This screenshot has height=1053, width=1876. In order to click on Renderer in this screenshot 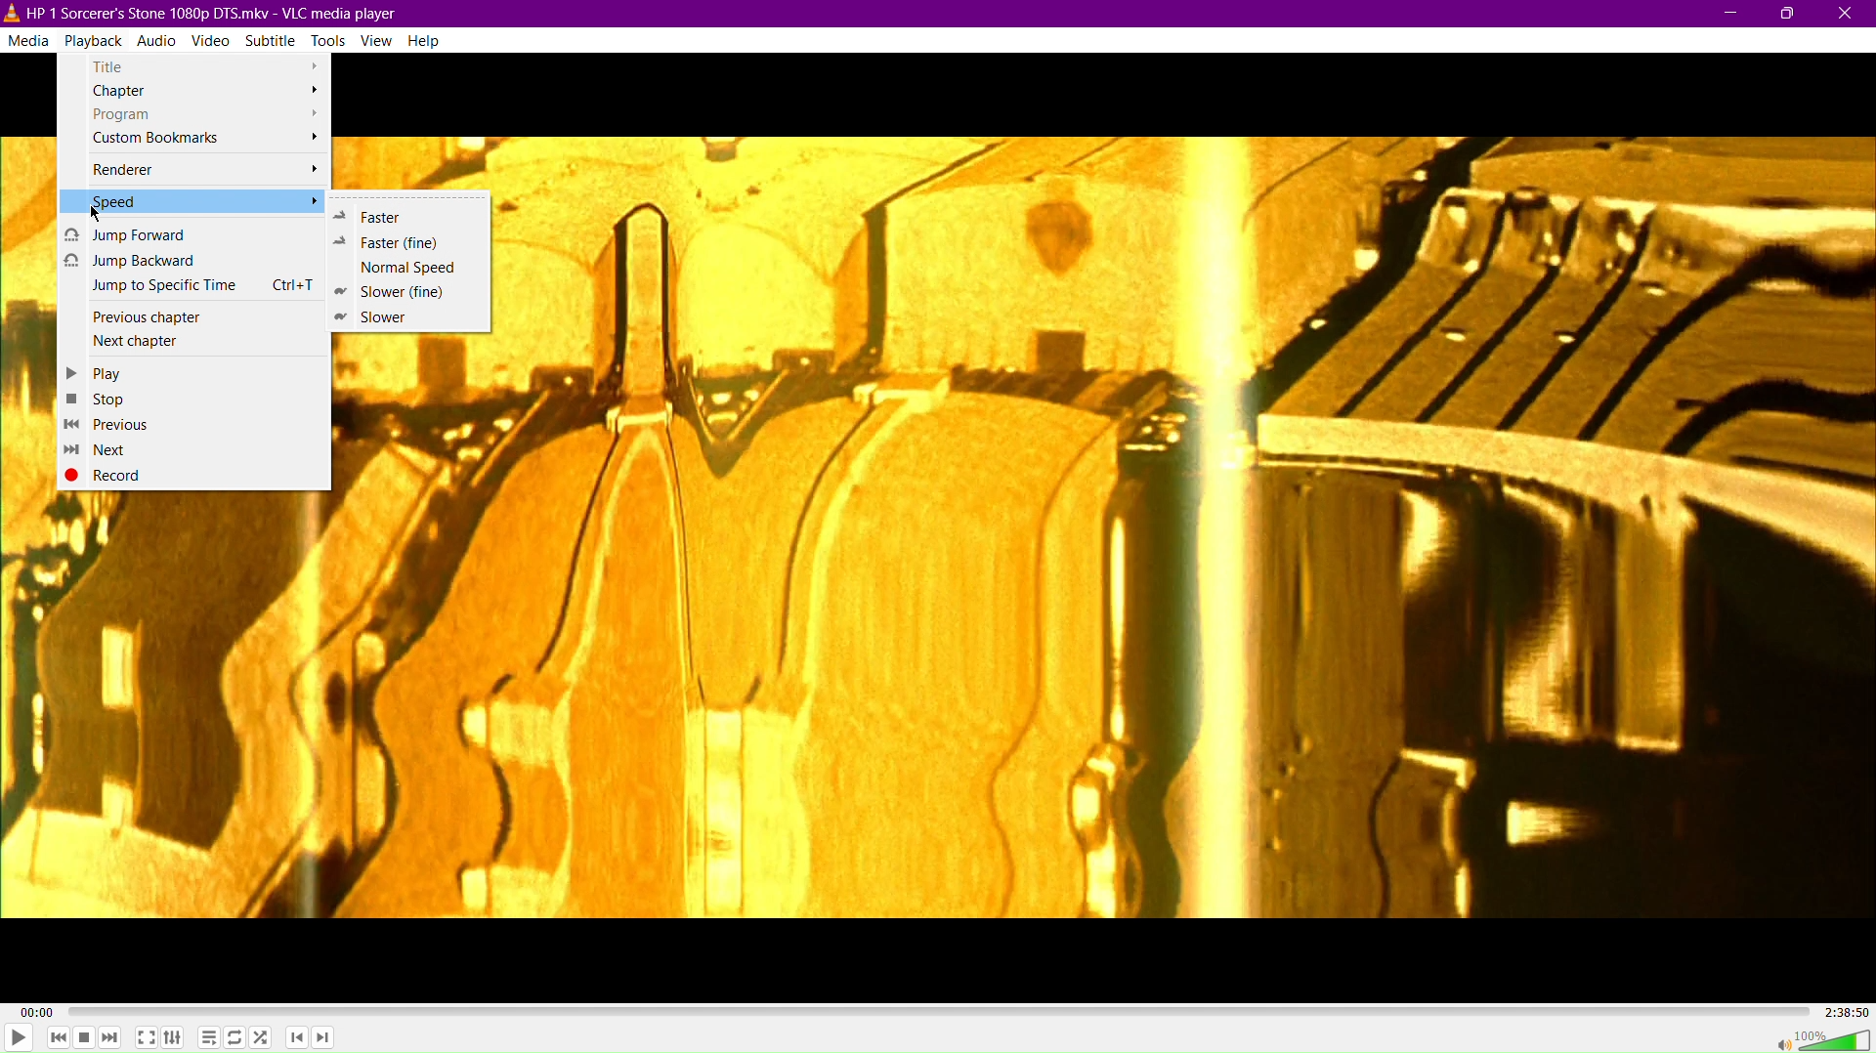, I will do `click(199, 170)`.